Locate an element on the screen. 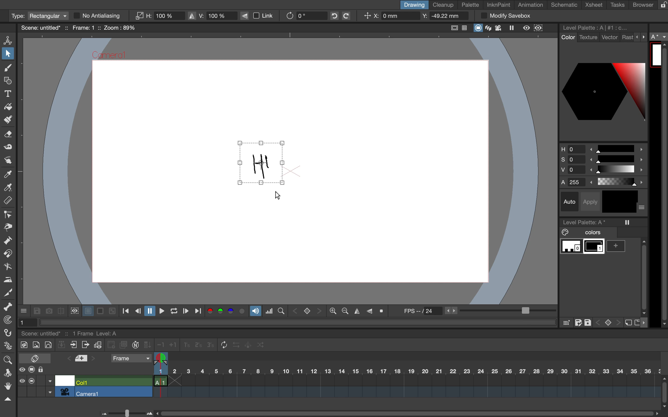 Image resolution: width=668 pixels, height=417 pixels. toggle edit in place is located at coordinates (98, 346).